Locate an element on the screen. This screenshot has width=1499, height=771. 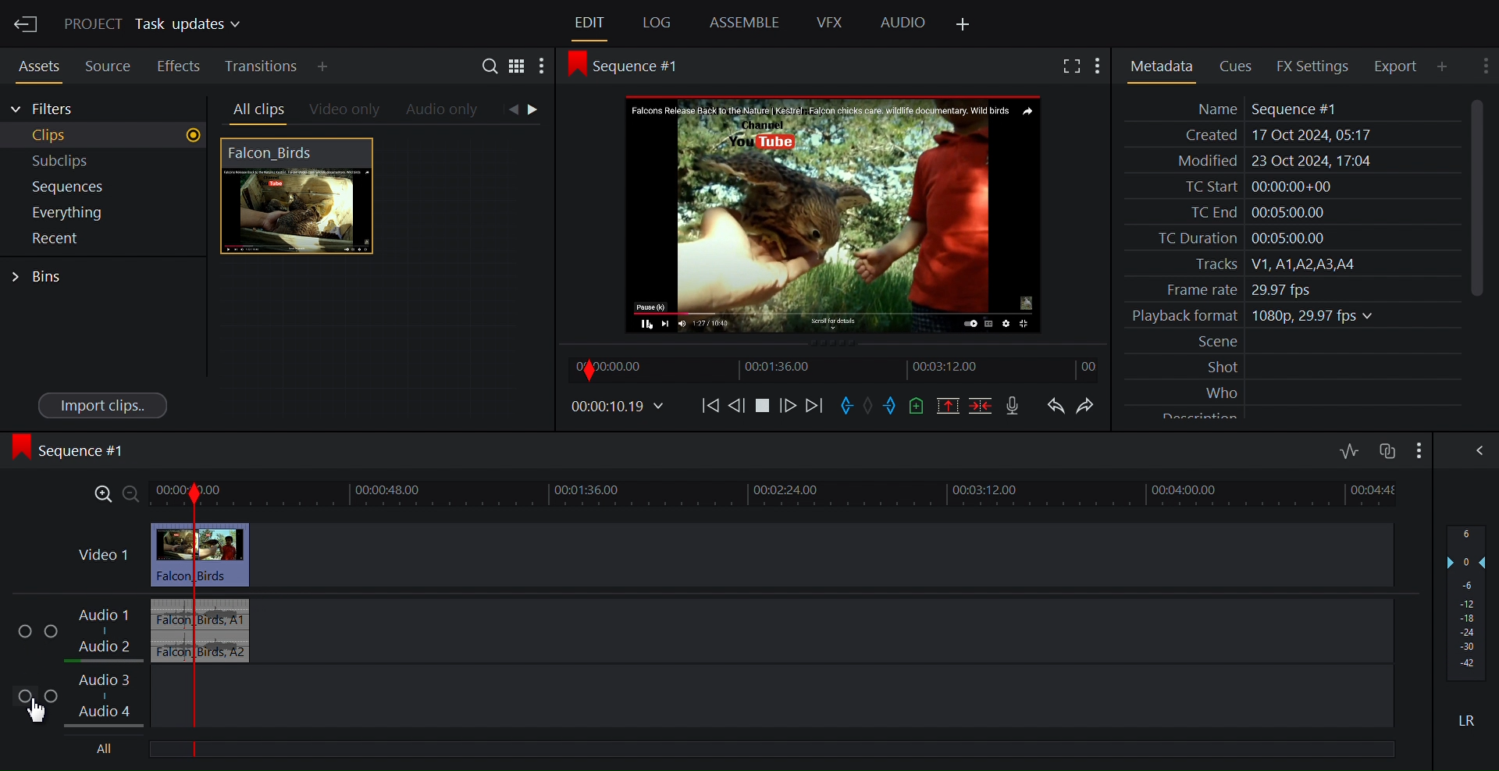
Move Forward is located at coordinates (813, 408).